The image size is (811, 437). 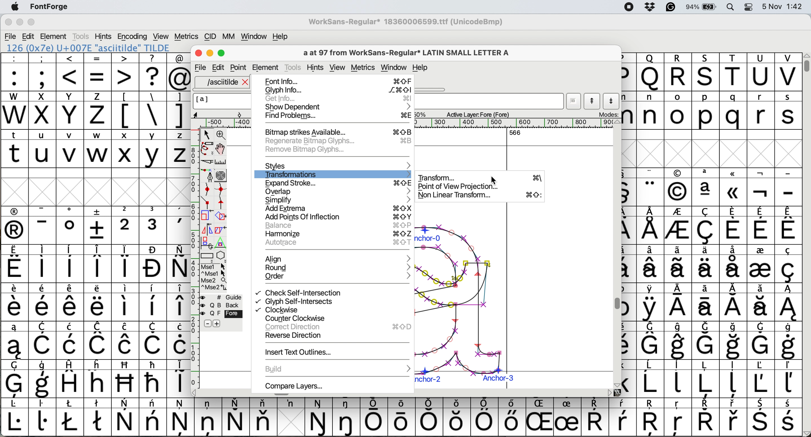 I want to click on symbol, so click(x=650, y=302).